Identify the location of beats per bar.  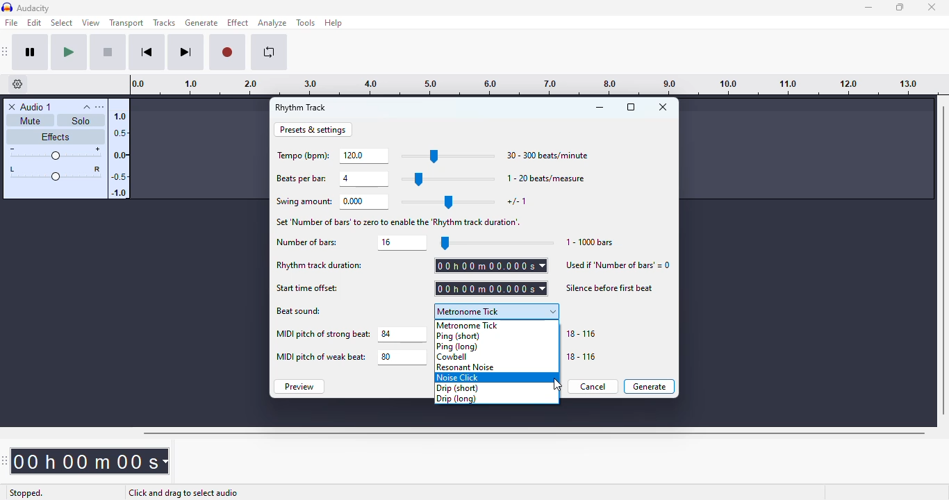
(302, 178).